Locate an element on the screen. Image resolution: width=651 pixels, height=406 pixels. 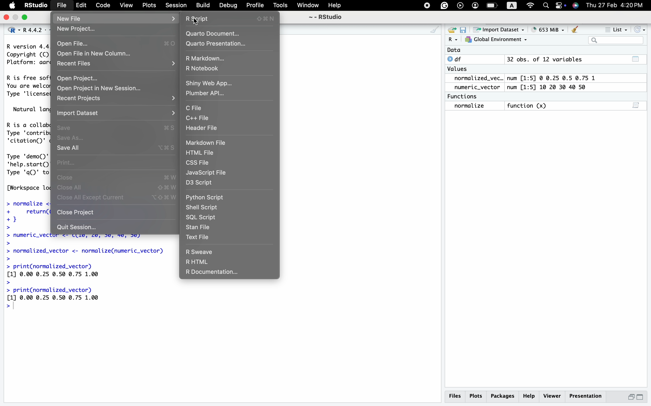
R Documentation is located at coordinates (212, 272).